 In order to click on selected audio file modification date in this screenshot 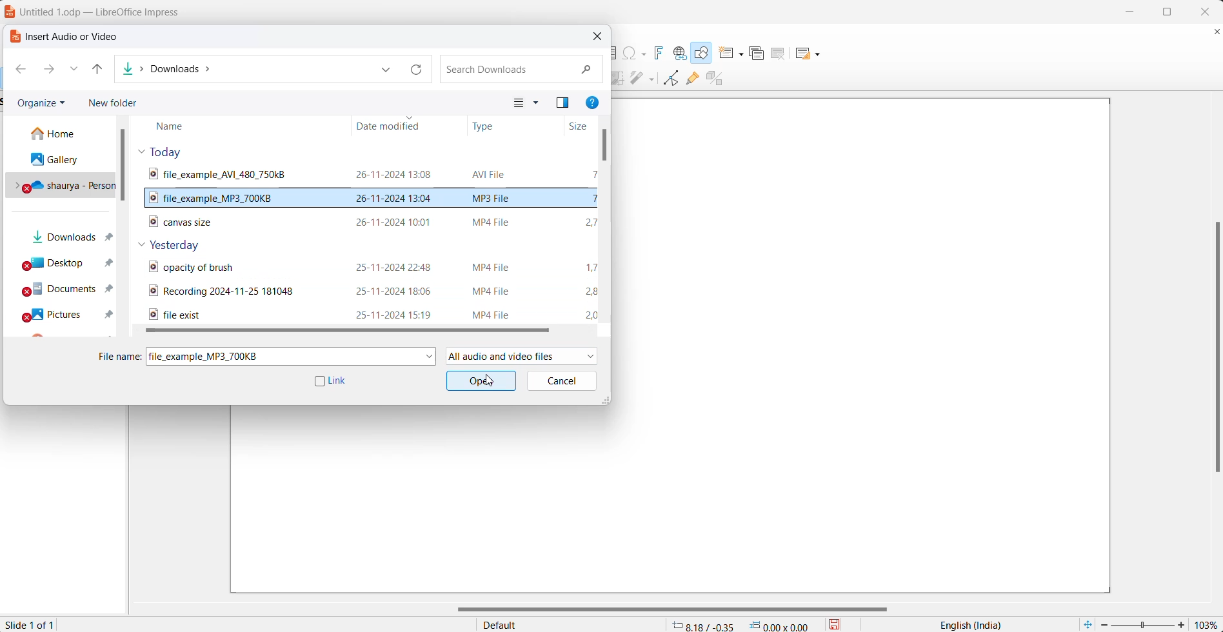, I will do `click(393, 197)`.